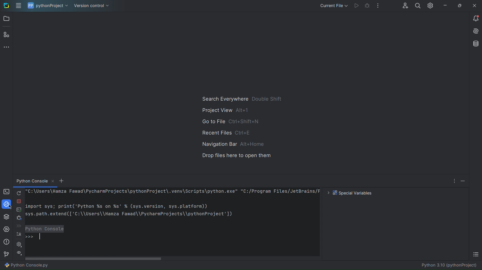  Describe the element at coordinates (20, 202) in the screenshot. I see `Stop Console` at that location.